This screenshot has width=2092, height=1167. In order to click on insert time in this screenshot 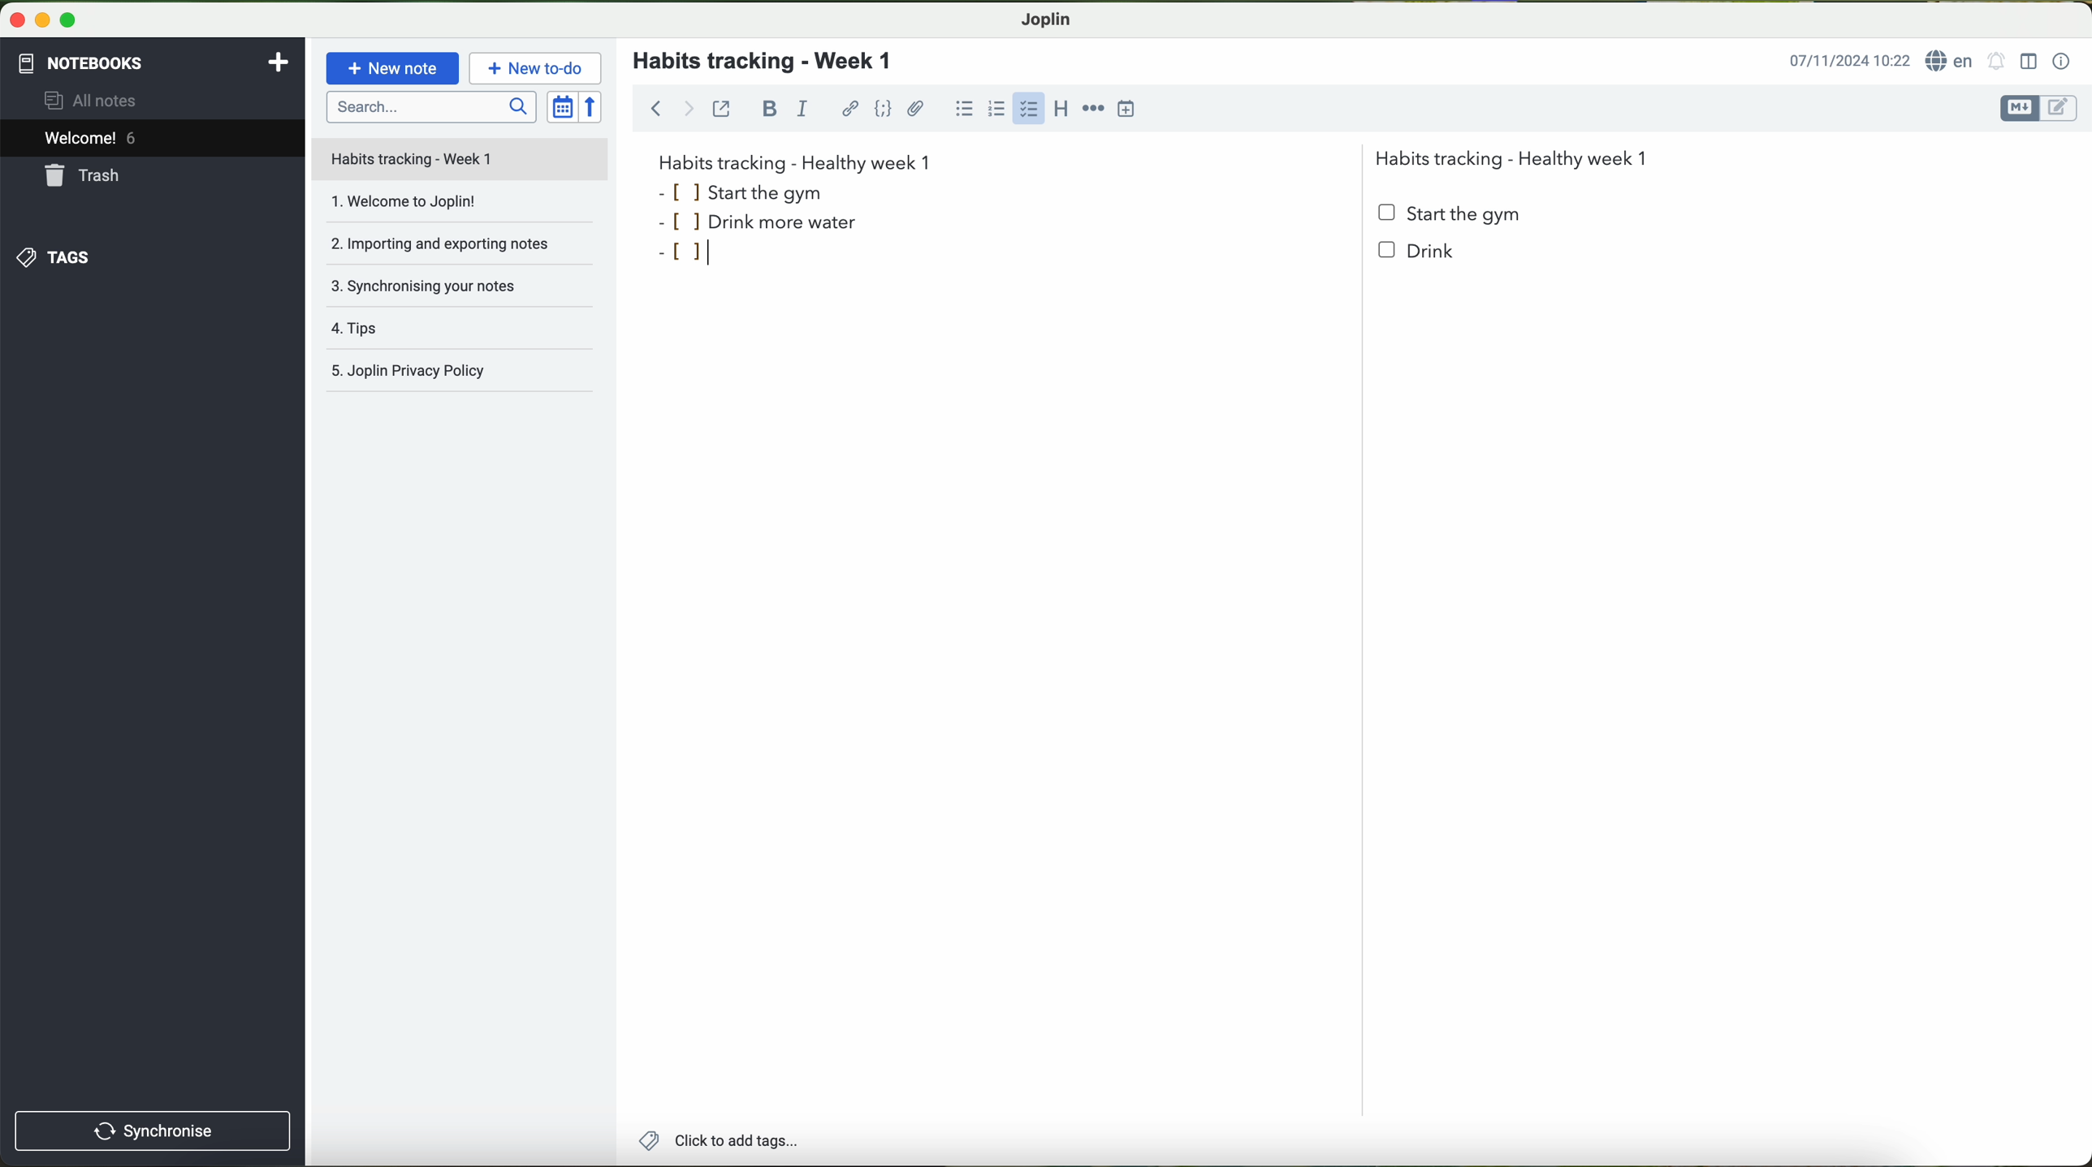, I will do `click(1126, 109)`.